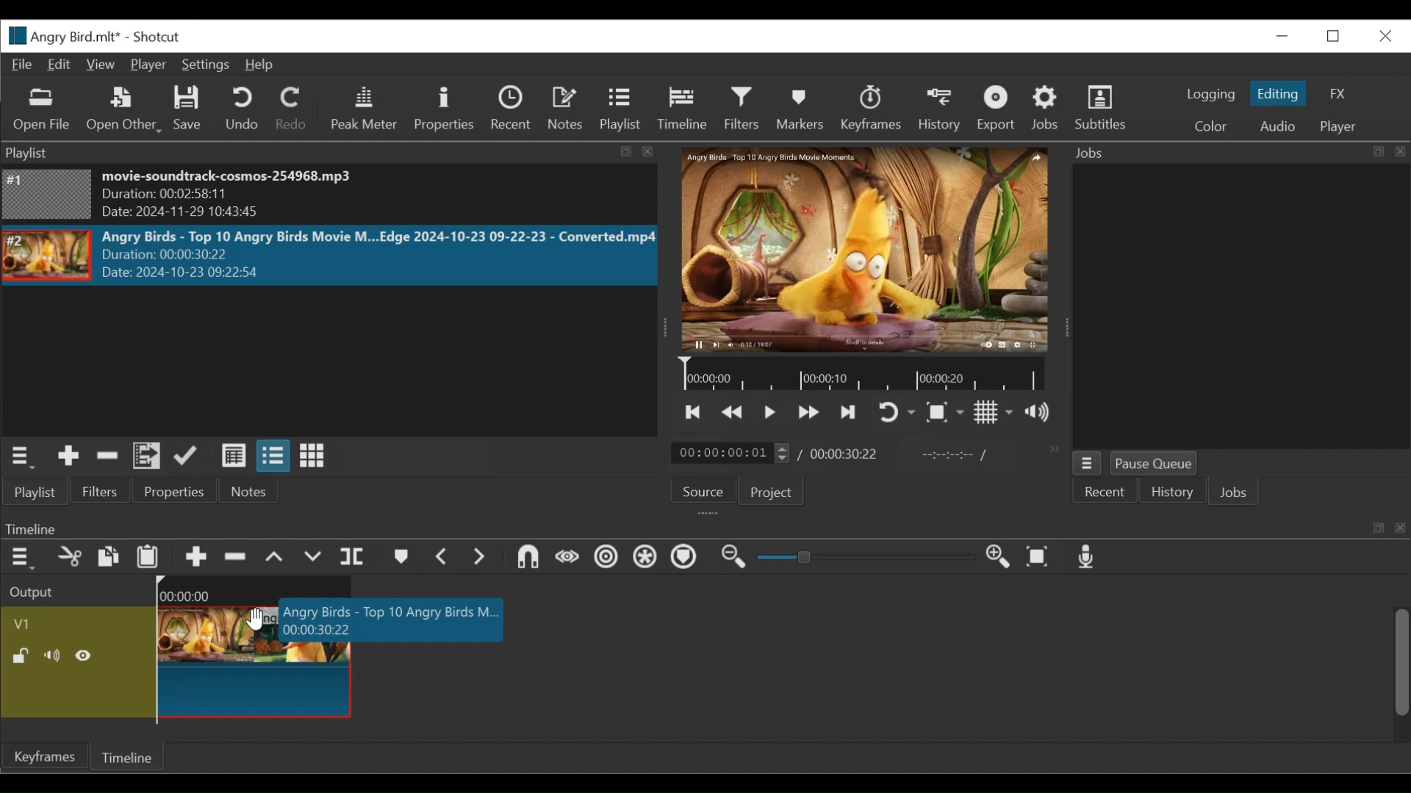 This screenshot has width=1411, height=793. Describe the element at coordinates (725, 452) in the screenshot. I see `/ 00:00:00:01(Current duration)` at that location.